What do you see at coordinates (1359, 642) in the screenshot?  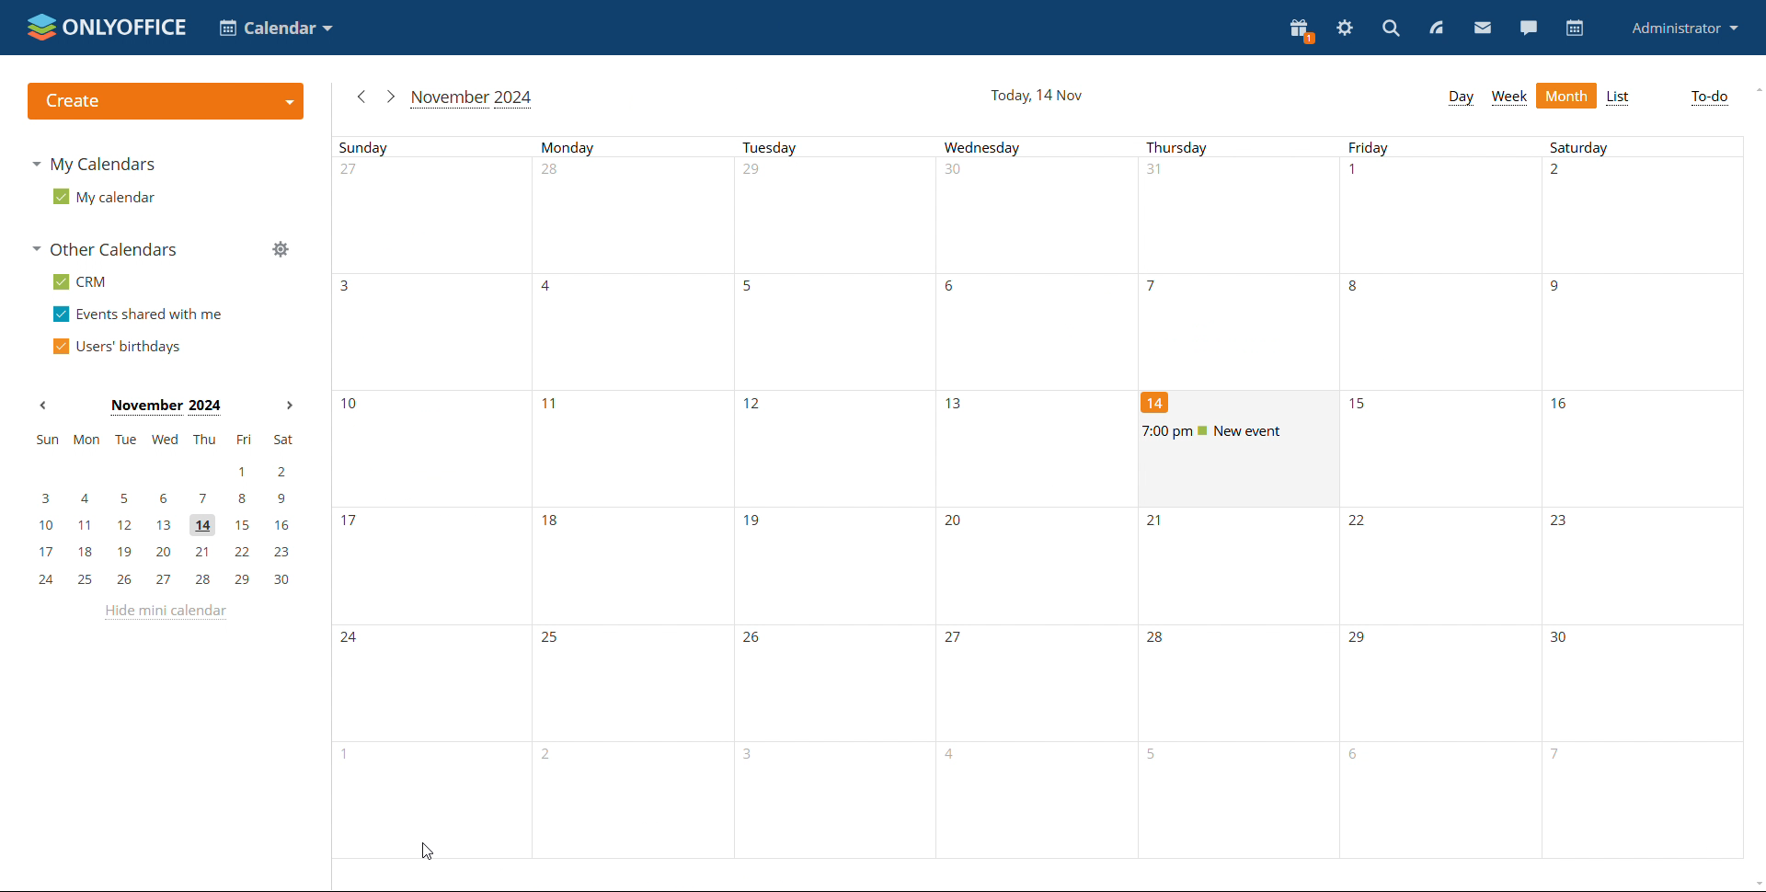 I see `number` at bounding box center [1359, 642].